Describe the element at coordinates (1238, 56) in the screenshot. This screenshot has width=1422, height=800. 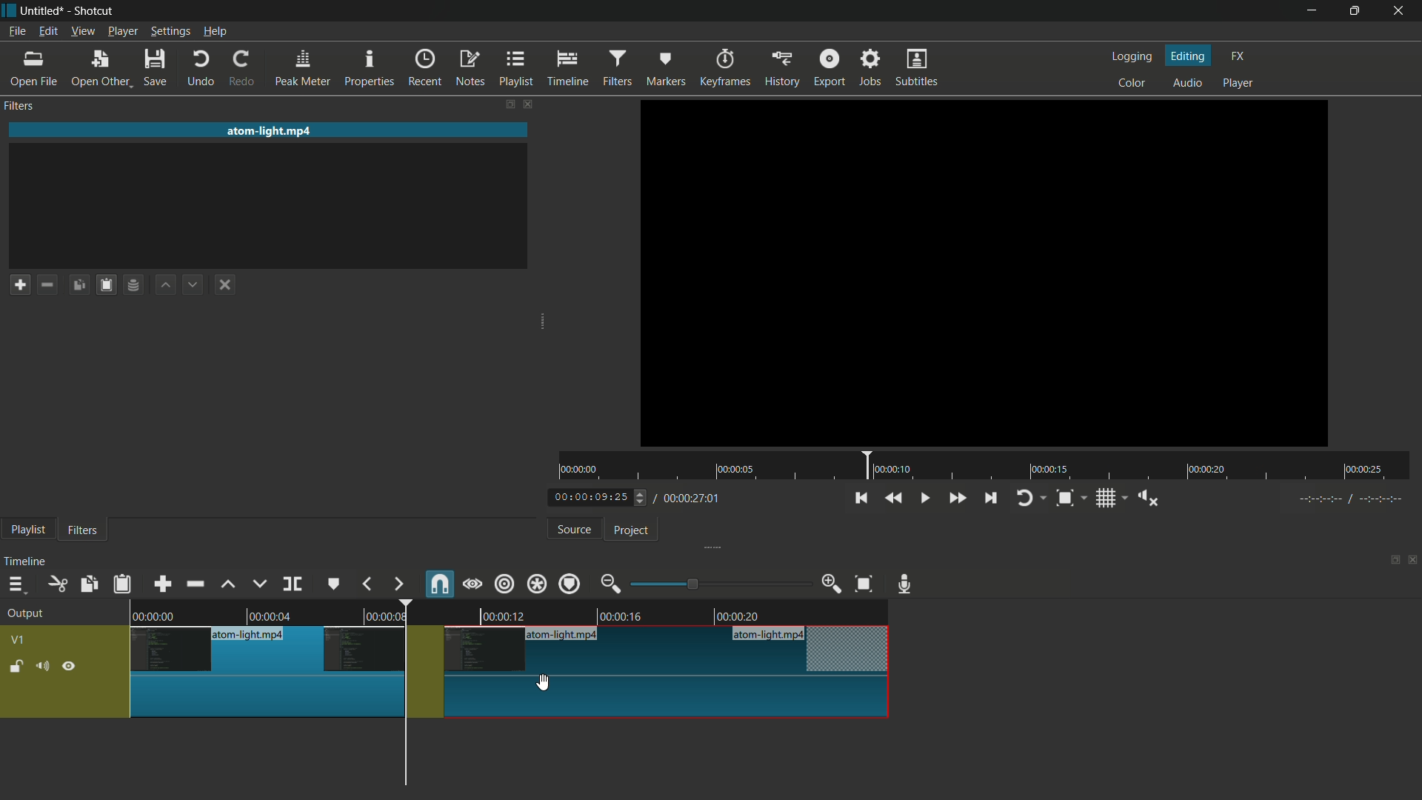
I see `fx` at that location.